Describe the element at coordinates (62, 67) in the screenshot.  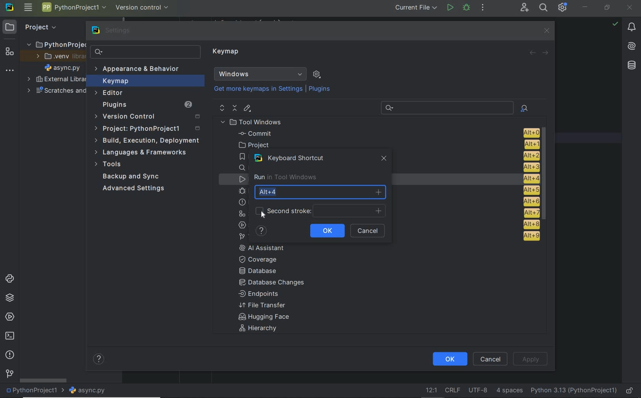
I see `file name` at that location.